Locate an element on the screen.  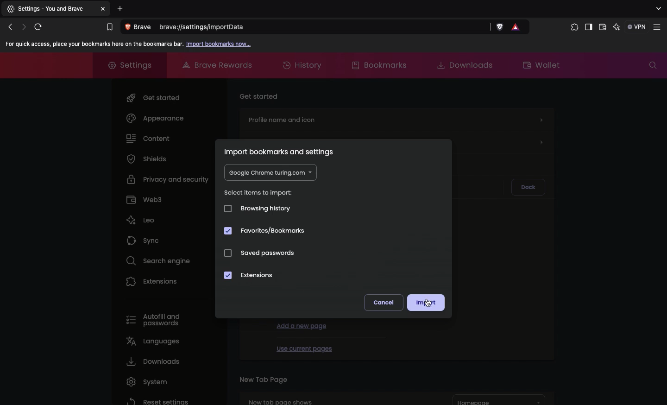
Languages is located at coordinates (151, 341).